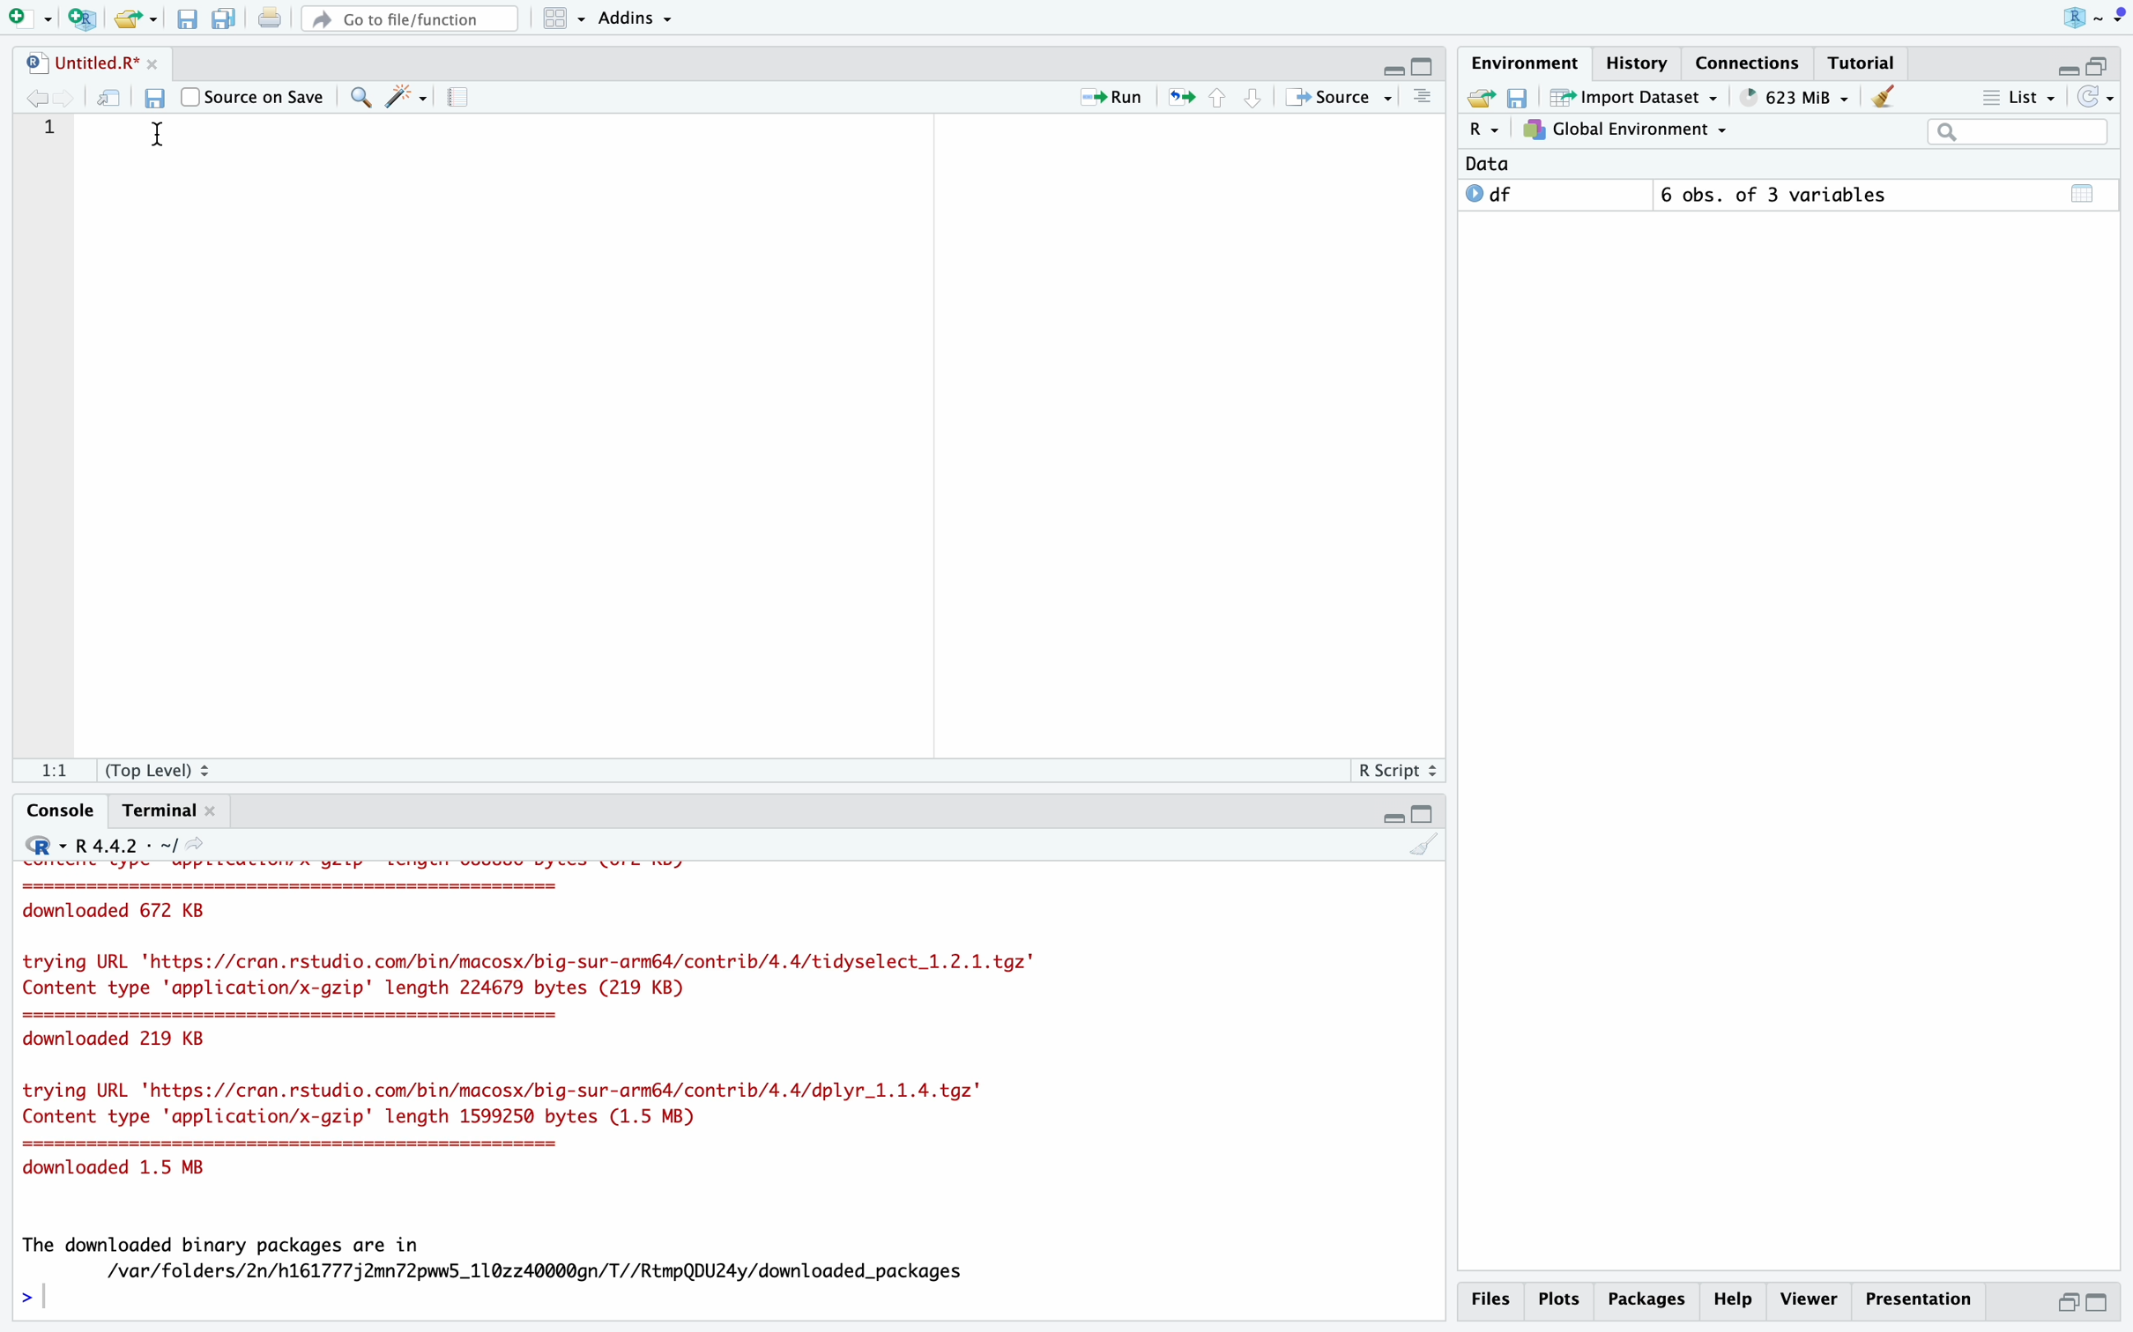 This screenshot has width=2133, height=1332. I want to click on Open an existing file, so click(136, 18).